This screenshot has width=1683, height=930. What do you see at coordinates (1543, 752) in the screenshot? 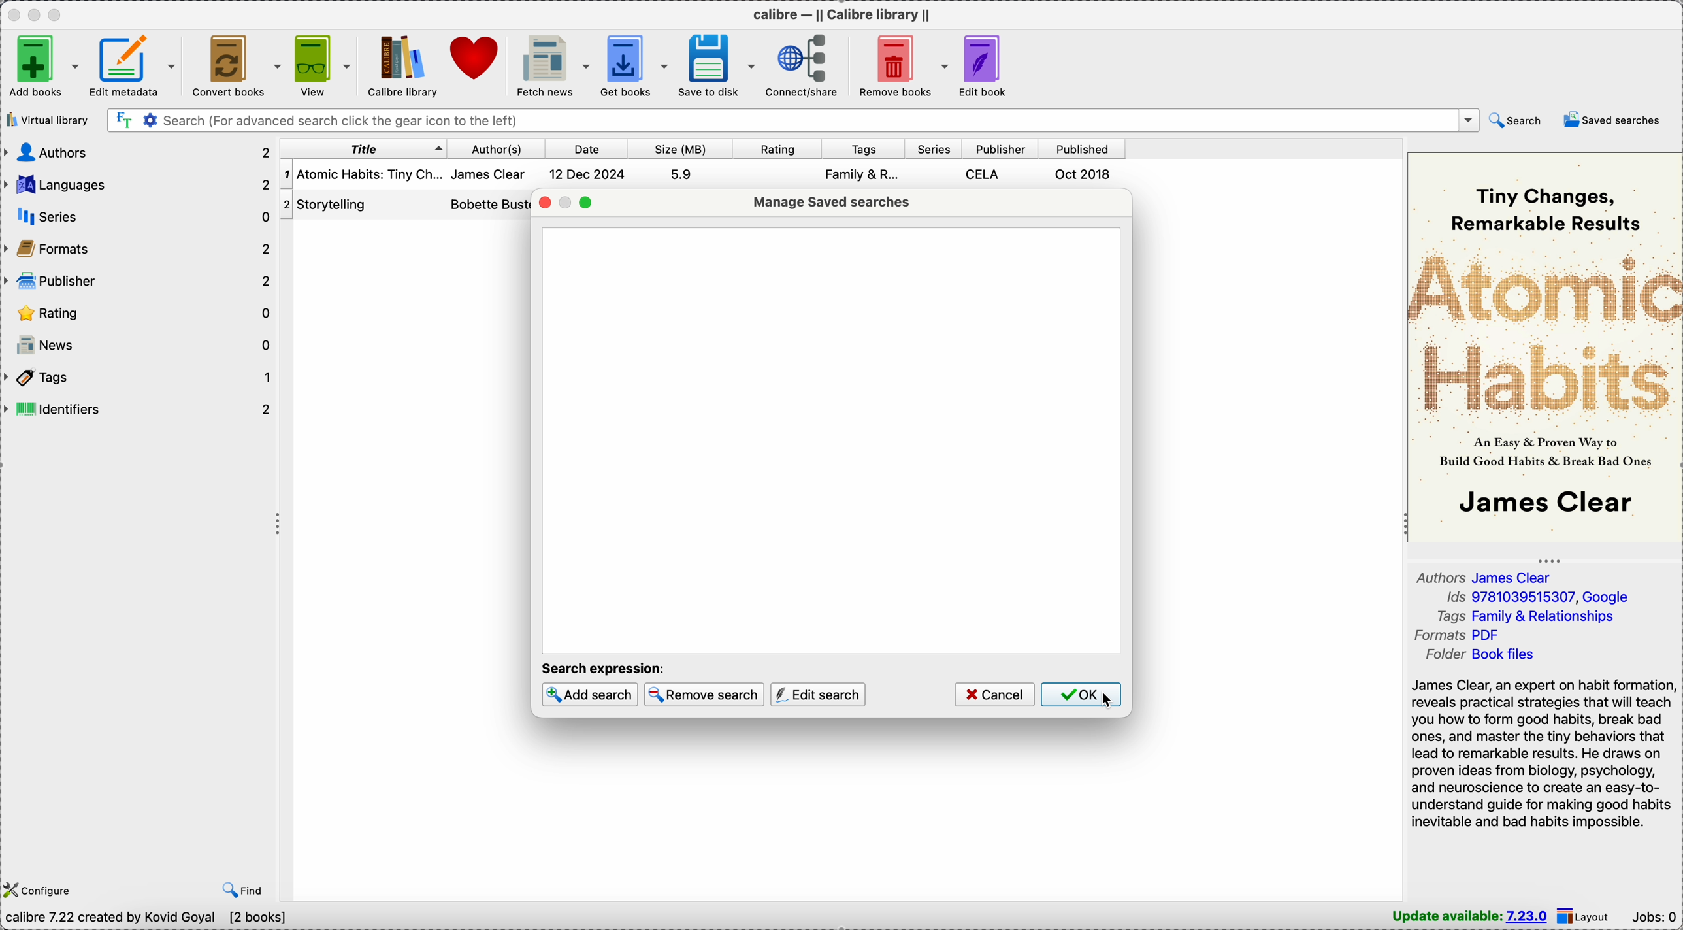
I see `James Clear, an expert on habit formation,
reveals practical strategies that will teach
you how to form good habits, break bad
ones, and master the tiny behaviors that
lead to remarkable results. He draws on
proven ideas from biology, psychology,
and neuroscience to create an easy-to-
understand guide for making good habits
inevitable and bad habits impossible.` at bounding box center [1543, 752].